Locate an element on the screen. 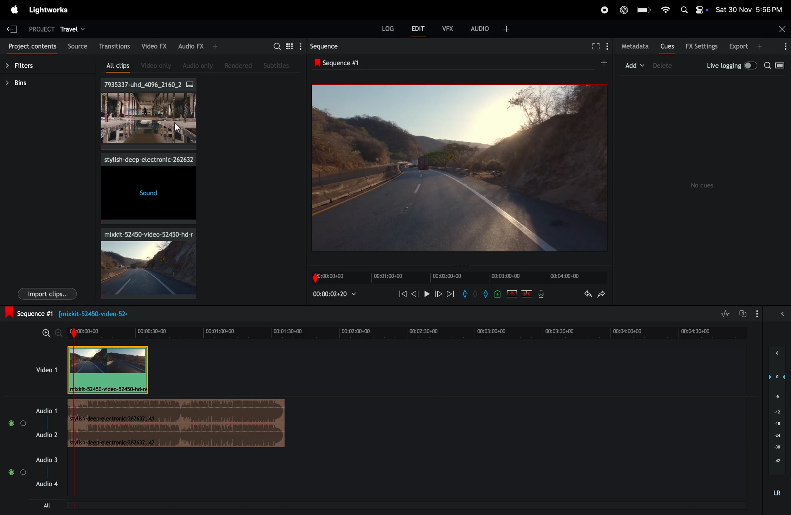  all clips is located at coordinates (114, 67).